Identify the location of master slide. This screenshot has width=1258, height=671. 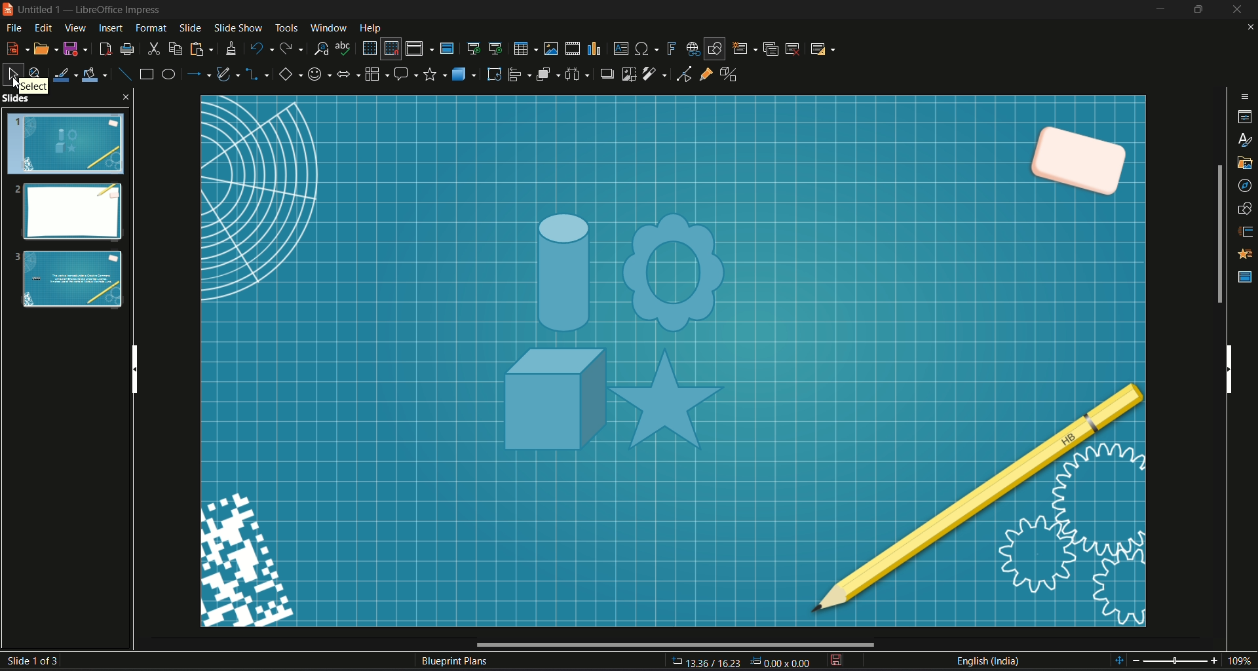
(446, 48).